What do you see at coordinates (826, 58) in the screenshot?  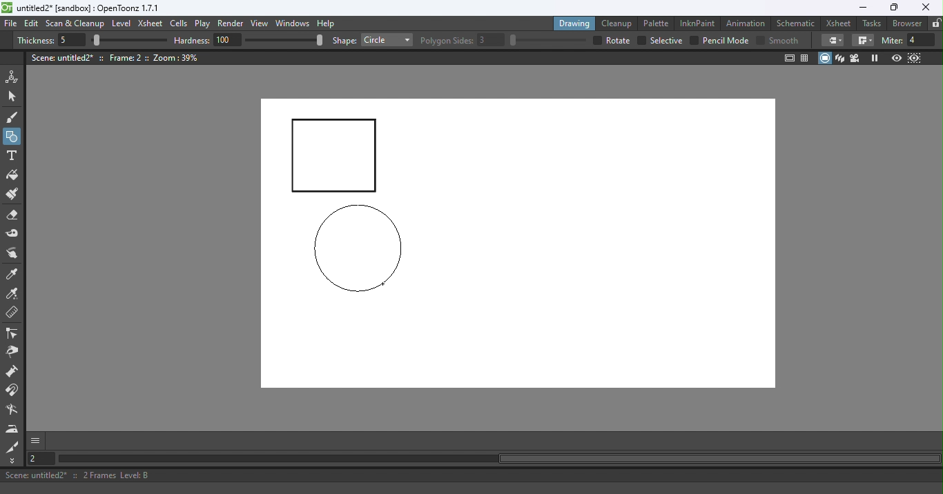 I see `Camera stand view` at bounding box center [826, 58].